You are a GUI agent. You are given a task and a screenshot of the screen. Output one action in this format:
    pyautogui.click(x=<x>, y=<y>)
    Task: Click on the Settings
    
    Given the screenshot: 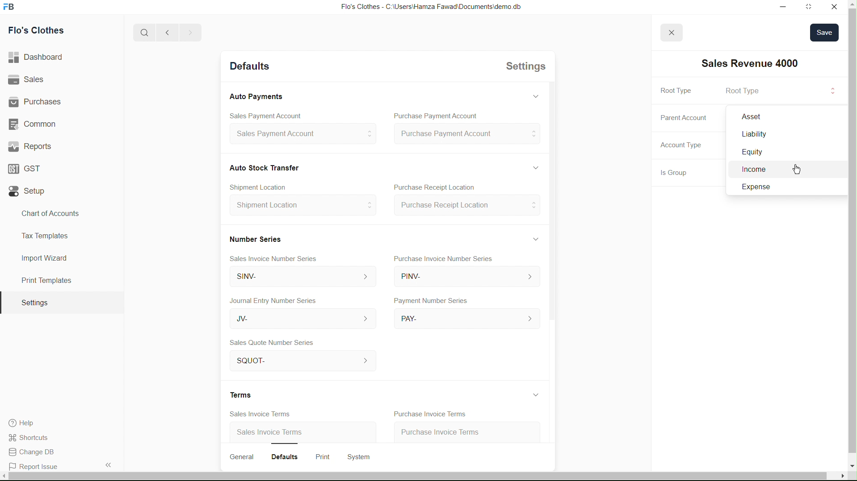 What is the action you would take?
    pyautogui.click(x=528, y=68)
    